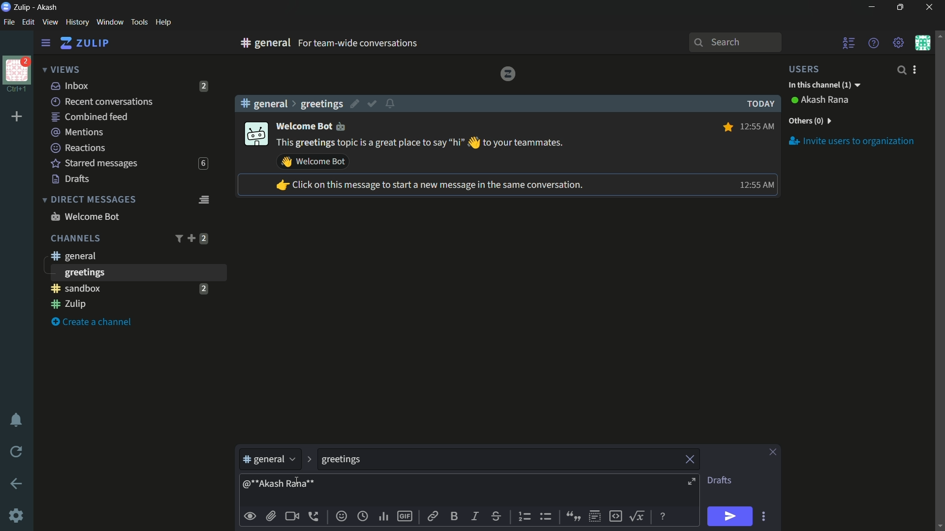 The image size is (945, 531). I want to click on mentioned someone, so click(279, 486).